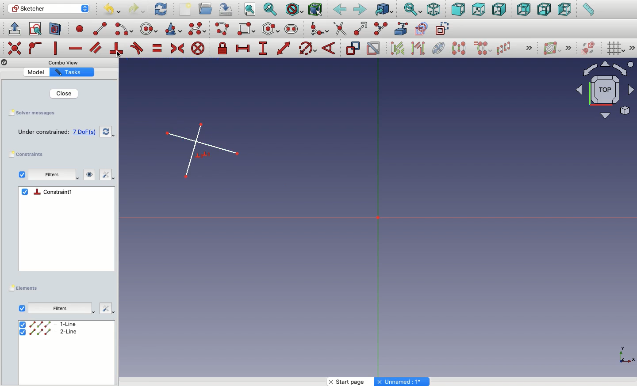  What do you see at coordinates (224, 48) in the screenshot?
I see `Constrain lock` at bounding box center [224, 48].